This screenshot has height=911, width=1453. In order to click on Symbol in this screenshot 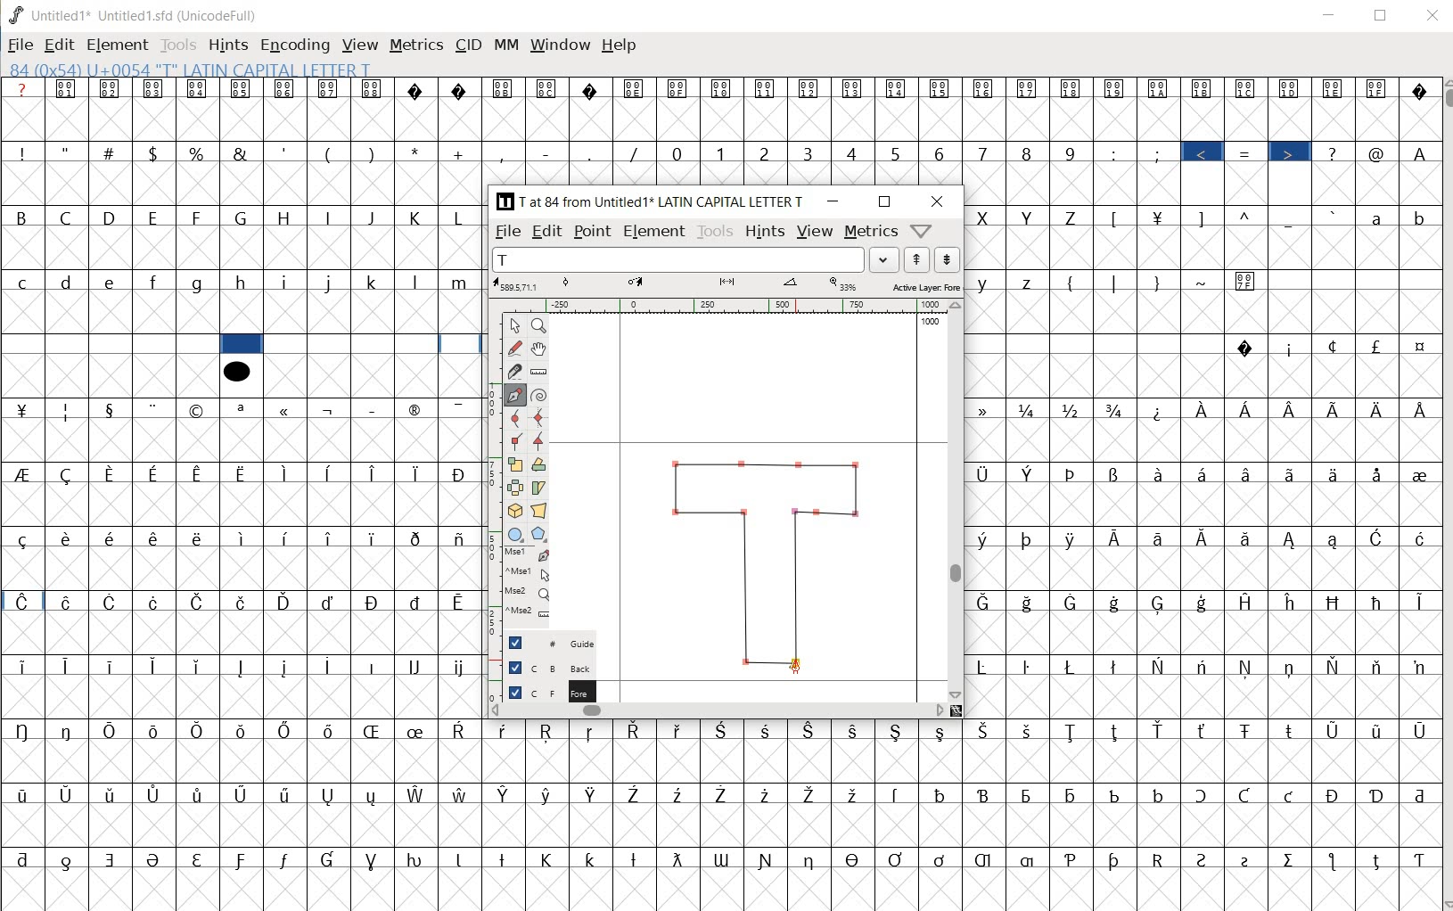, I will do `click(1417, 409)`.